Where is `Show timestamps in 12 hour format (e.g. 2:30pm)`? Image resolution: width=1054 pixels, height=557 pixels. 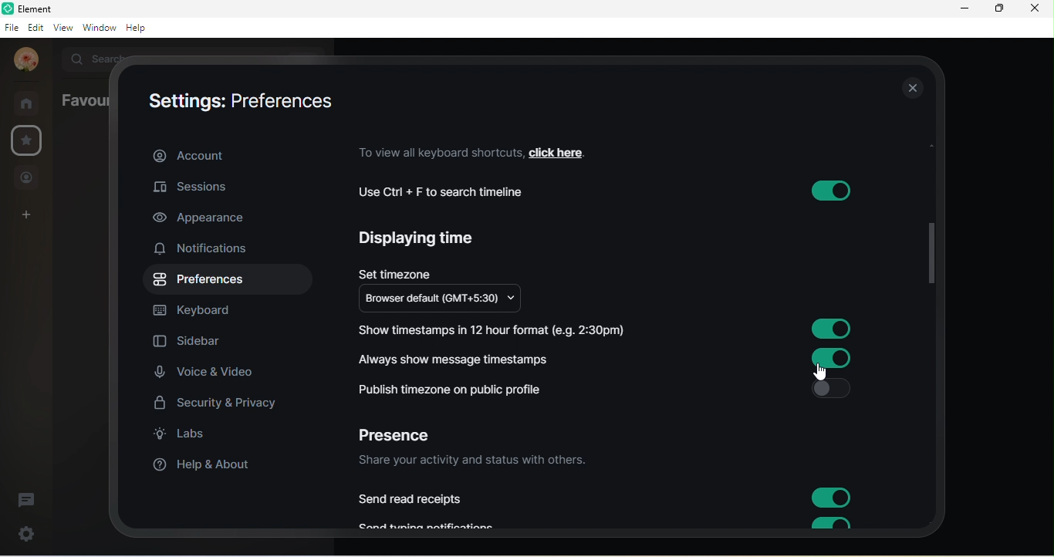 Show timestamps in 12 hour format (e.g. 2:30pm) is located at coordinates (498, 329).